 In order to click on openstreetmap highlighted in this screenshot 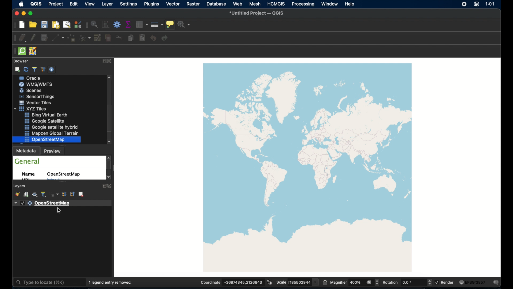, I will do `click(46, 140)`.